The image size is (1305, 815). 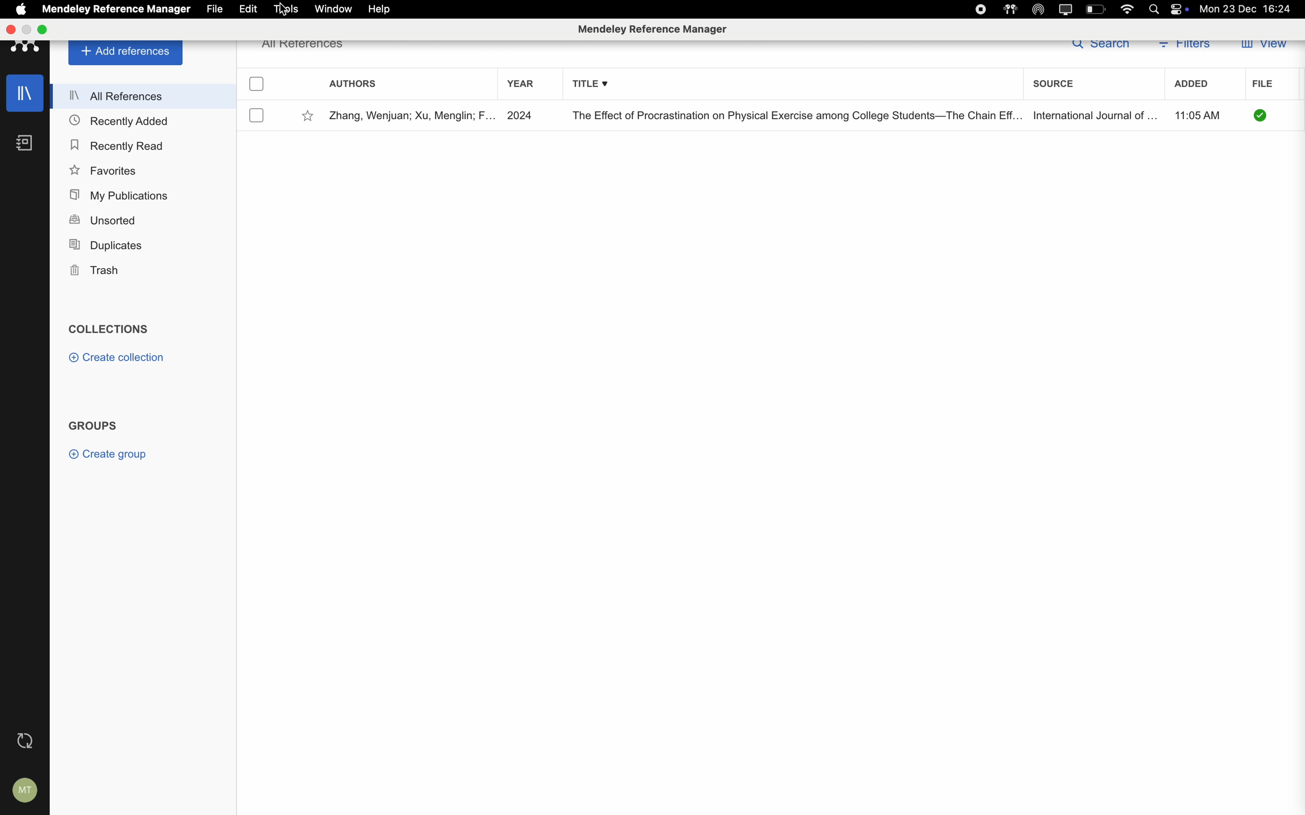 What do you see at coordinates (25, 50) in the screenshot?
I see `Mendeley logo` at bounding box center [25, 50].